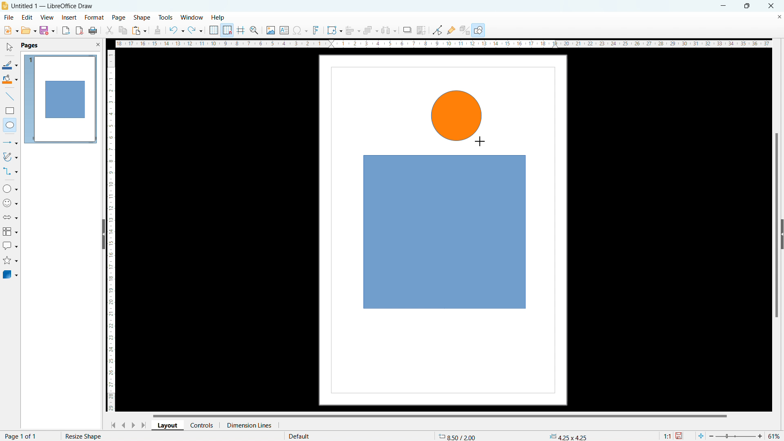  I want to click on guidelines while moving, so click(241, 31).